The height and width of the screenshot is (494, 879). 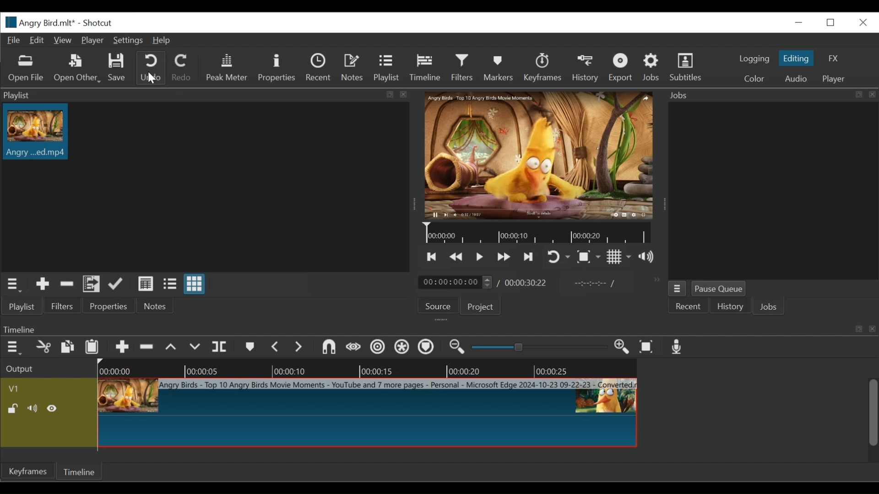 What do you see at coordinates (67, 347) in the screenshot?
I see `Copy` at bounding box center [67, 347].